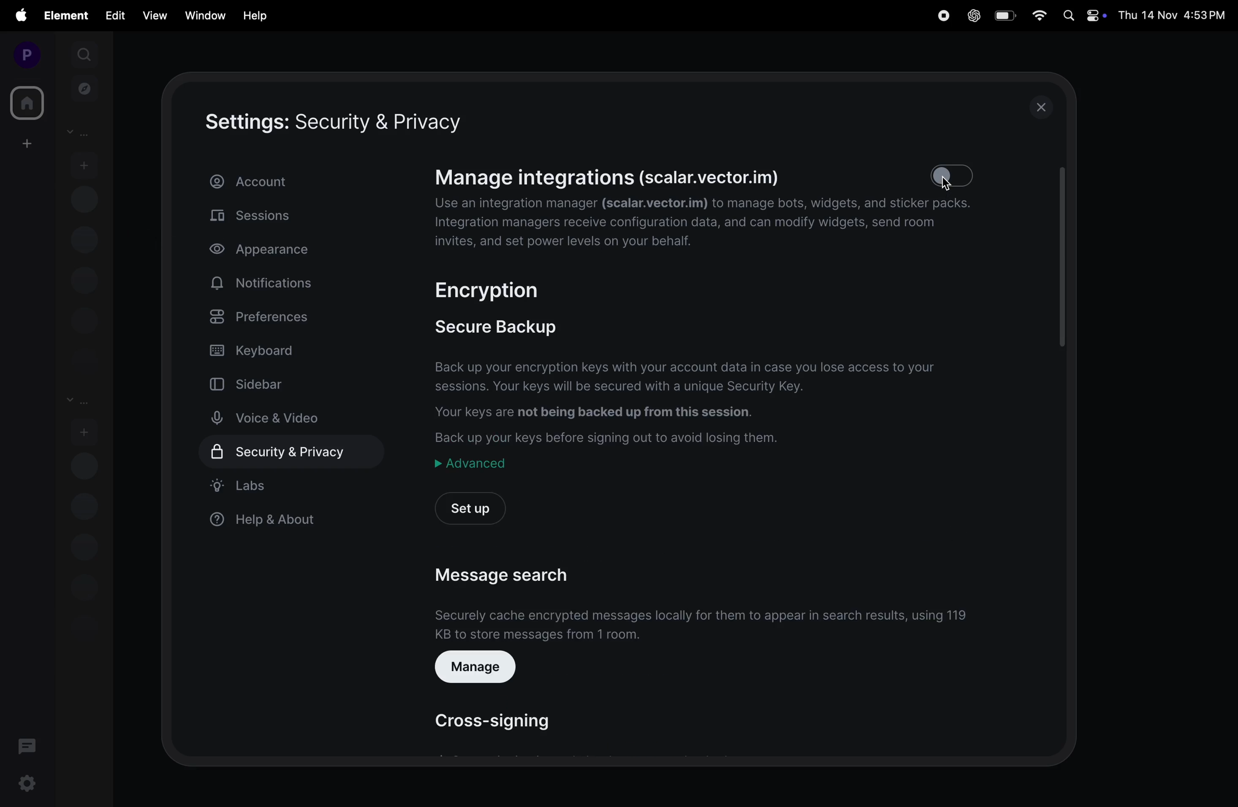 The image size is (1238, 807). I want to click on help, so click(260, 14).